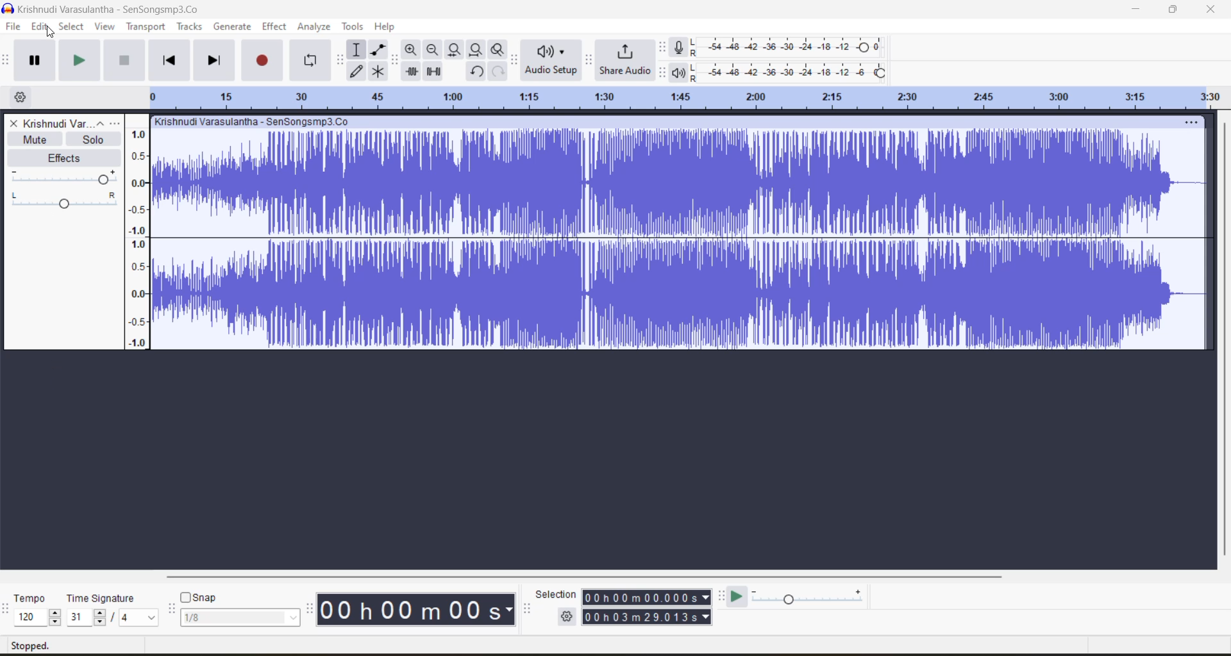 The image size is (1231, 656). What do you see at coordinates (356, 49) in the screenshot?
I see `selection tool` at bounding box center [356, 49].